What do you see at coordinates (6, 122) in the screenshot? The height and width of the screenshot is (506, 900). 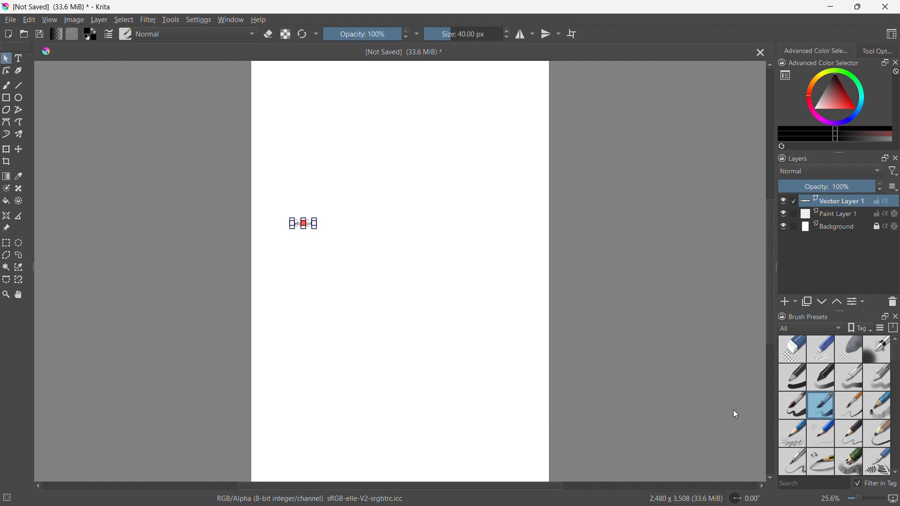 I see `bezier curve tool` at bounding box center [6, 122].